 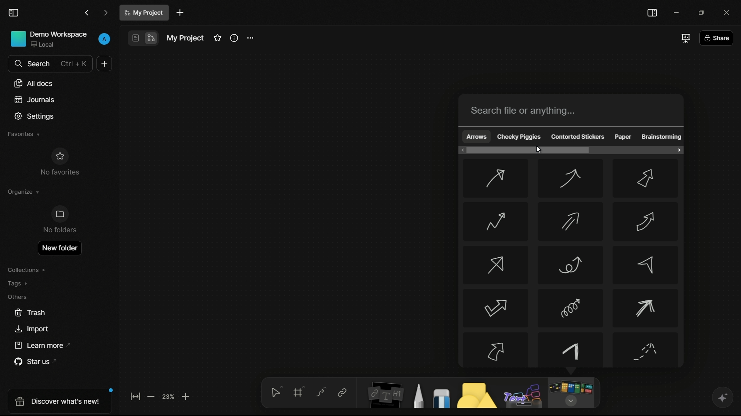 I want to click on others, so click(x=17, y=297).